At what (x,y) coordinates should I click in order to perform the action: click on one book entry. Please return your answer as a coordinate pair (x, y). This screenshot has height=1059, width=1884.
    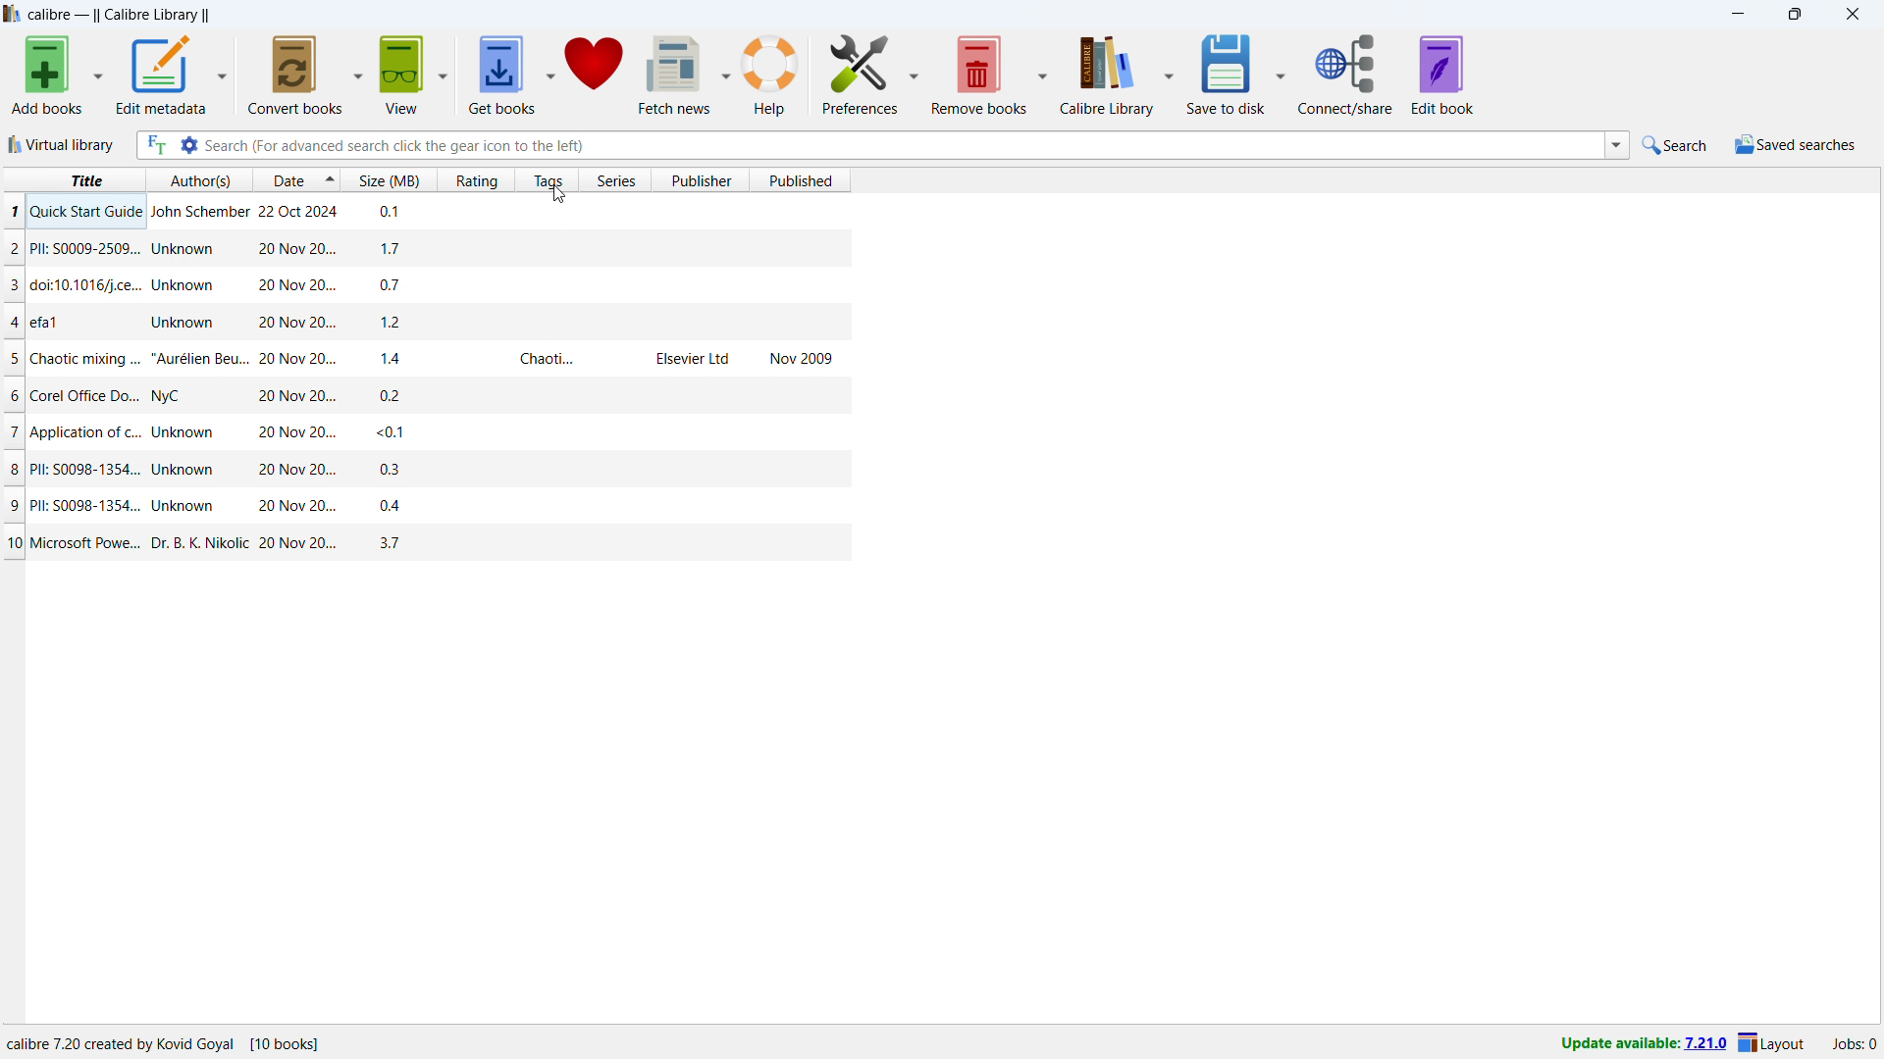
    Looking at the image, I should click on (421, 471).